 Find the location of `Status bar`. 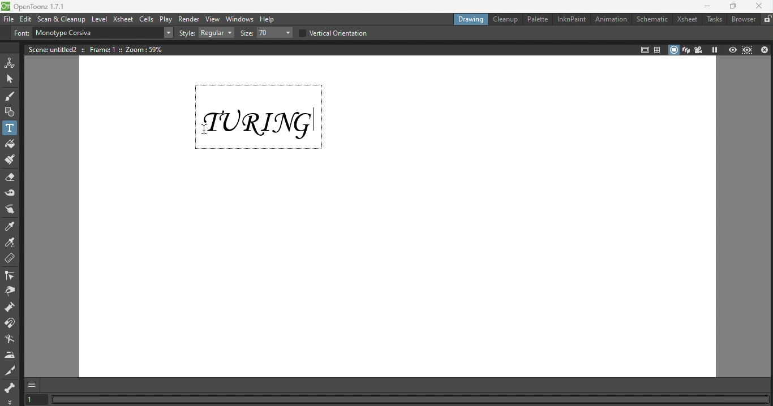

Status bar is located at coordinates (408, 399).